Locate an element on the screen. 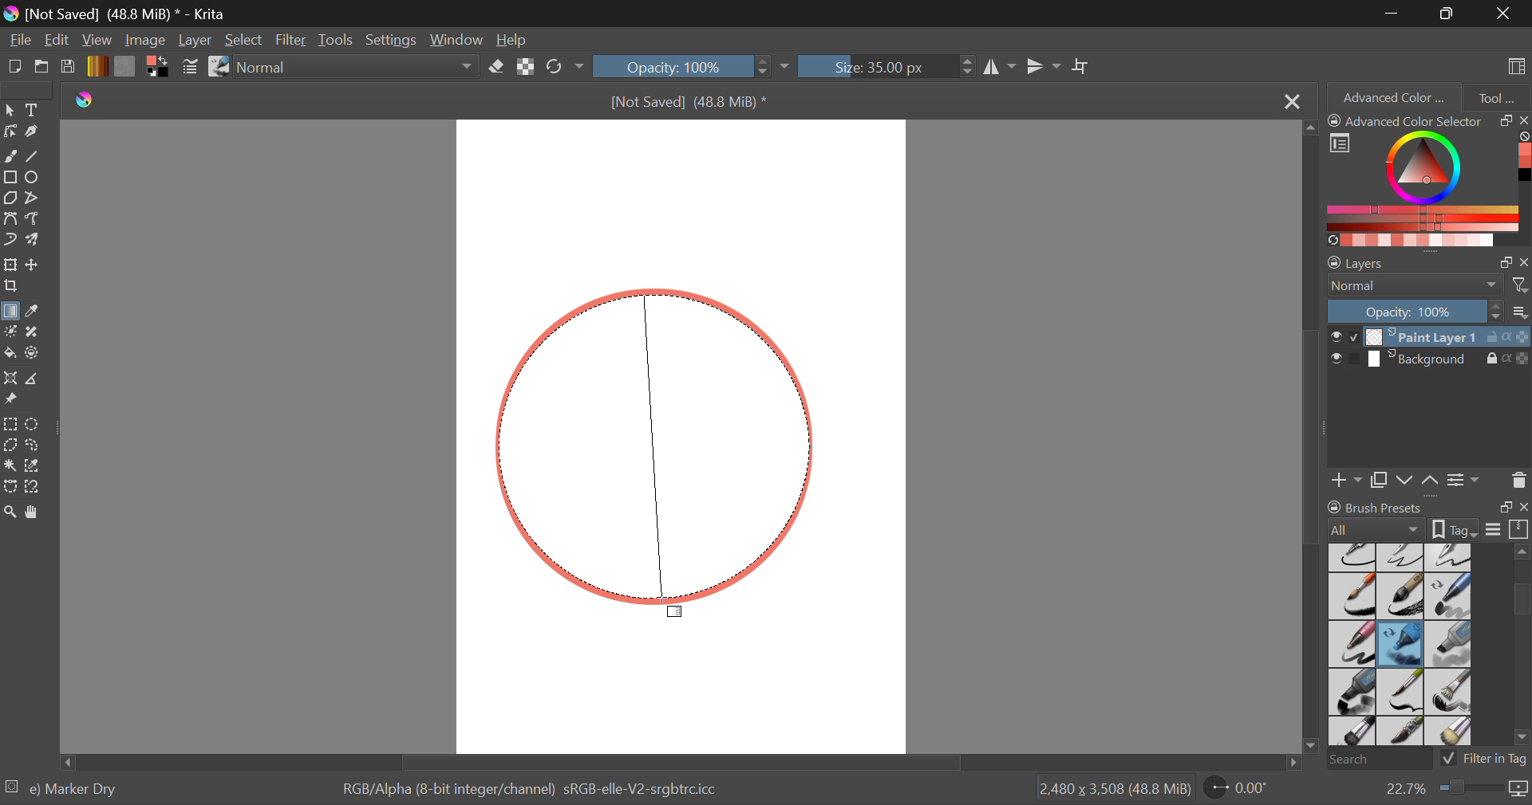 Image resolution: width=1532 pixels, height=805 pixels. Brush Presets Docket Tab is located at coordinates (1427, 516).